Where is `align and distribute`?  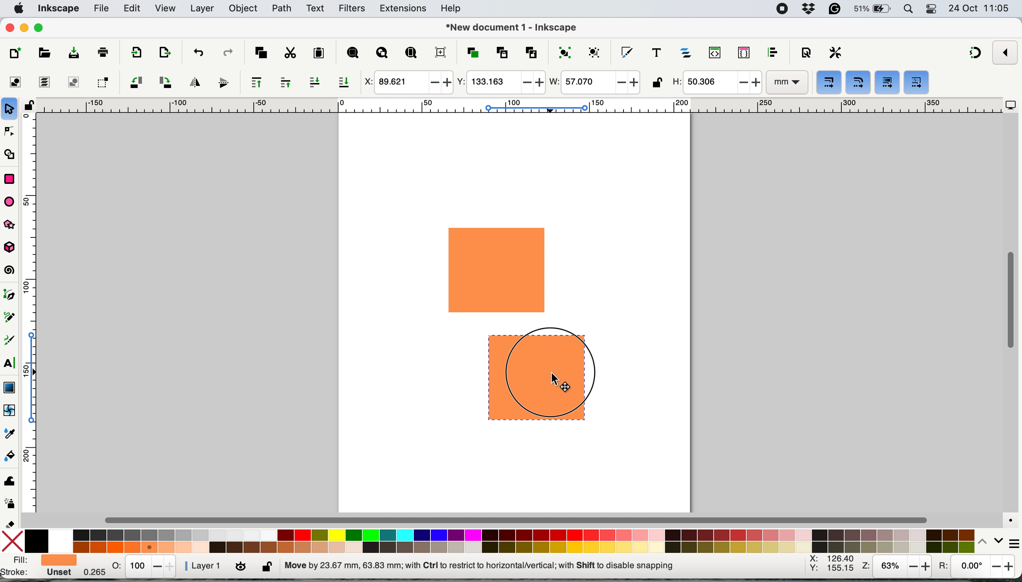
align and distribute is located at coordinates (773, 52).